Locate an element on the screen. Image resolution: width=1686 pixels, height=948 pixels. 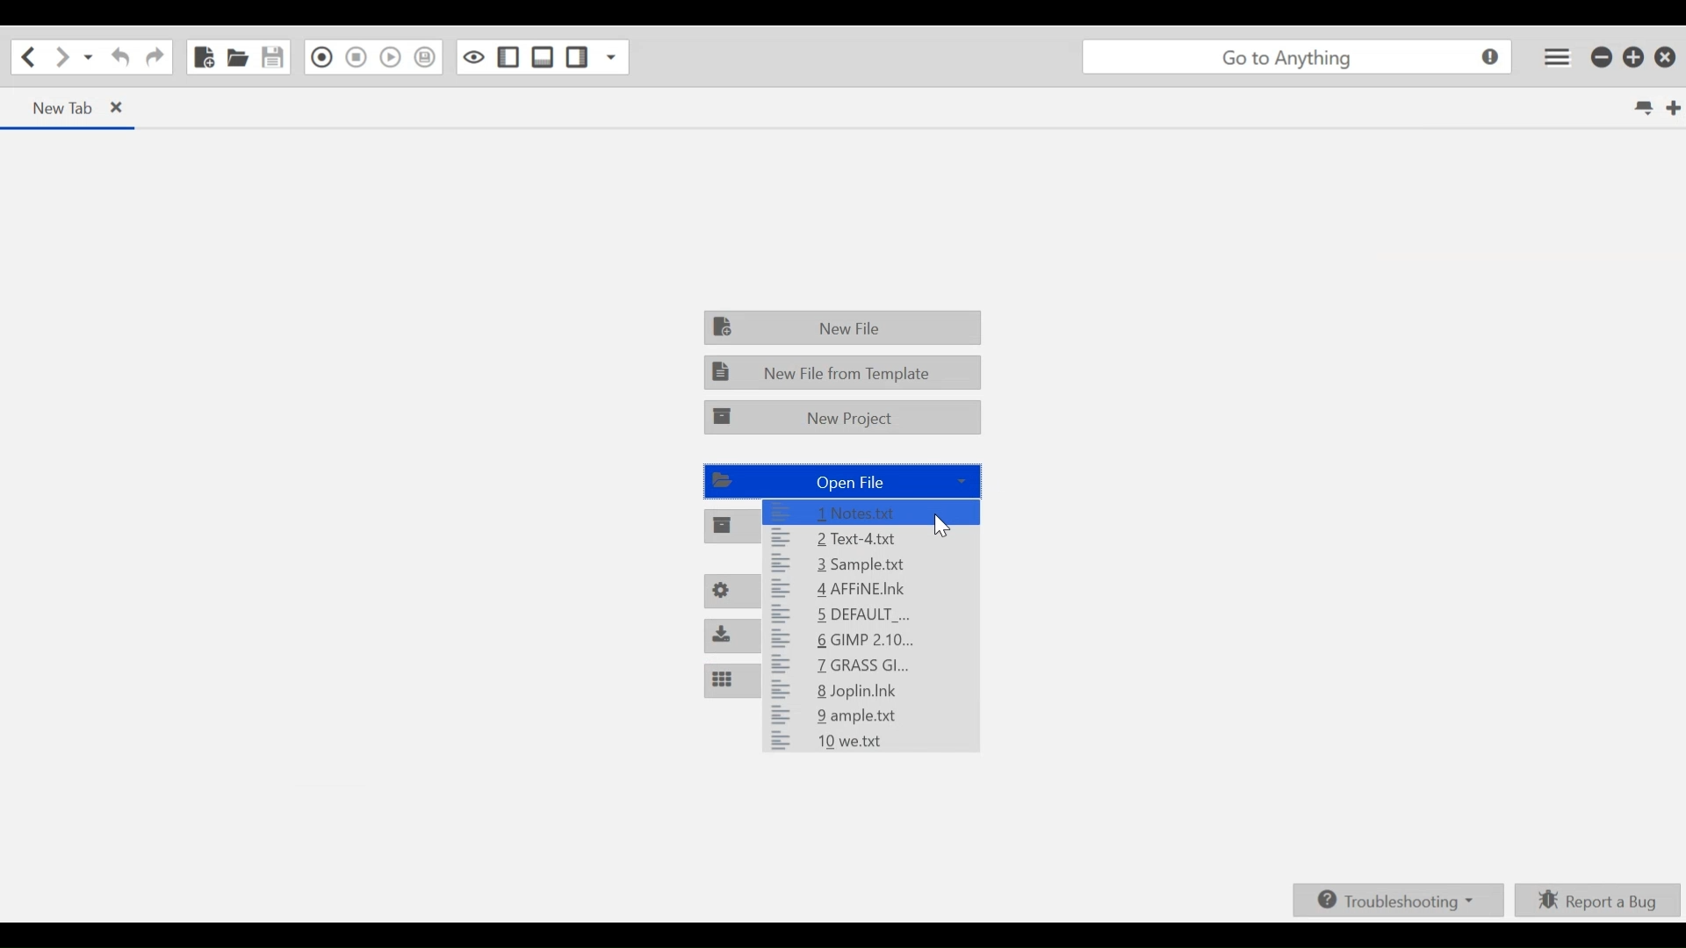
New File is located at coordinates (841, 327).